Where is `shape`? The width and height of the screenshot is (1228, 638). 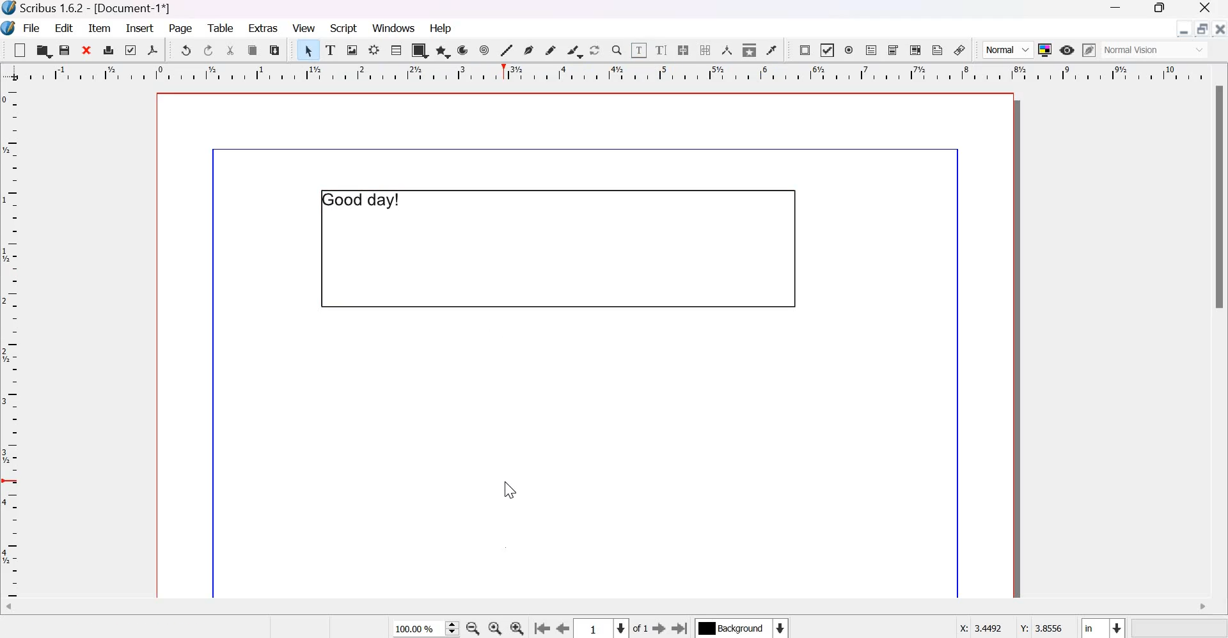
shape is located at coordinates (420, 50).